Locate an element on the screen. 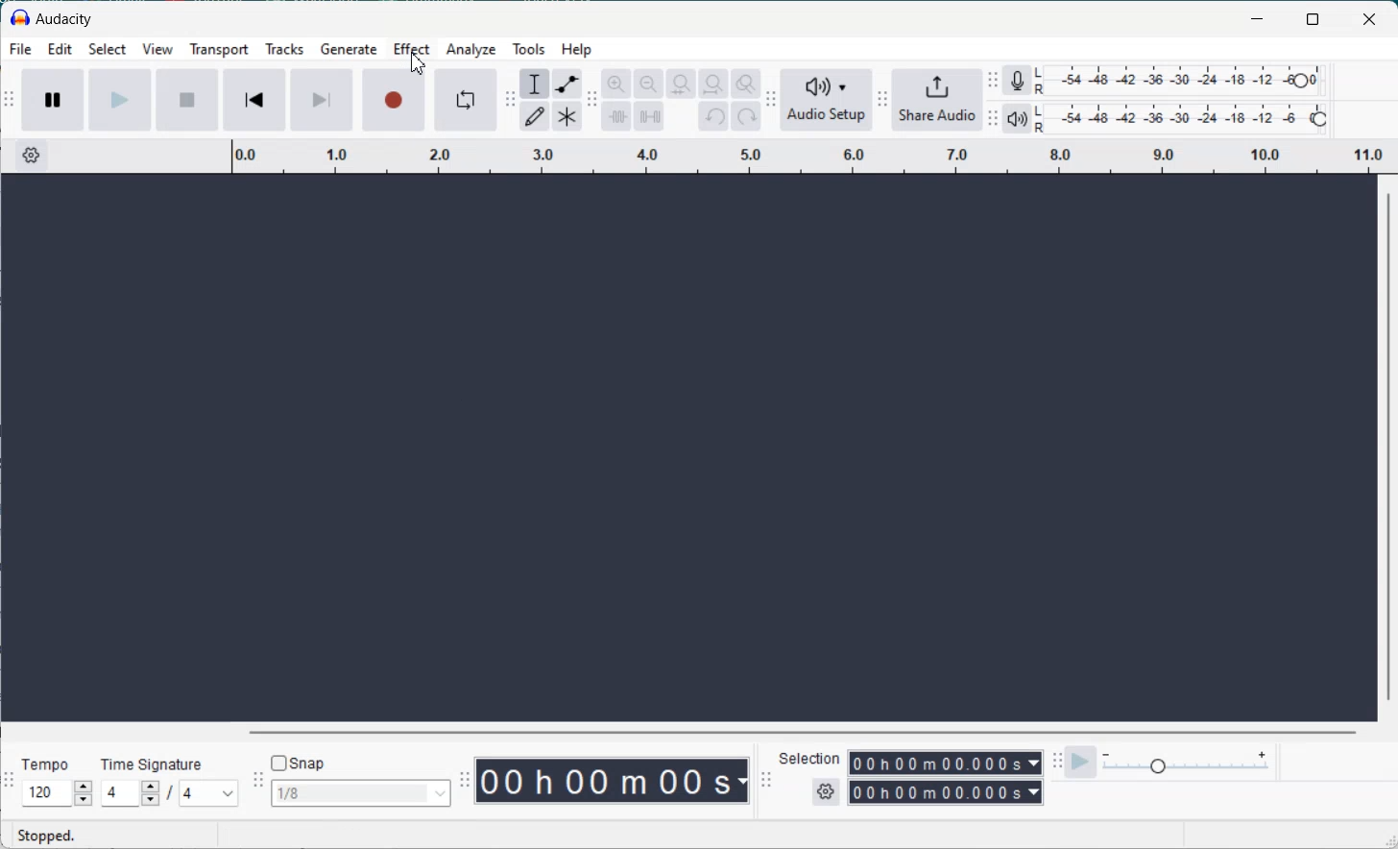 This screenshot has height=849, width=1398. Audacity Playback meter toolbar is located at coordinates (994, 117).